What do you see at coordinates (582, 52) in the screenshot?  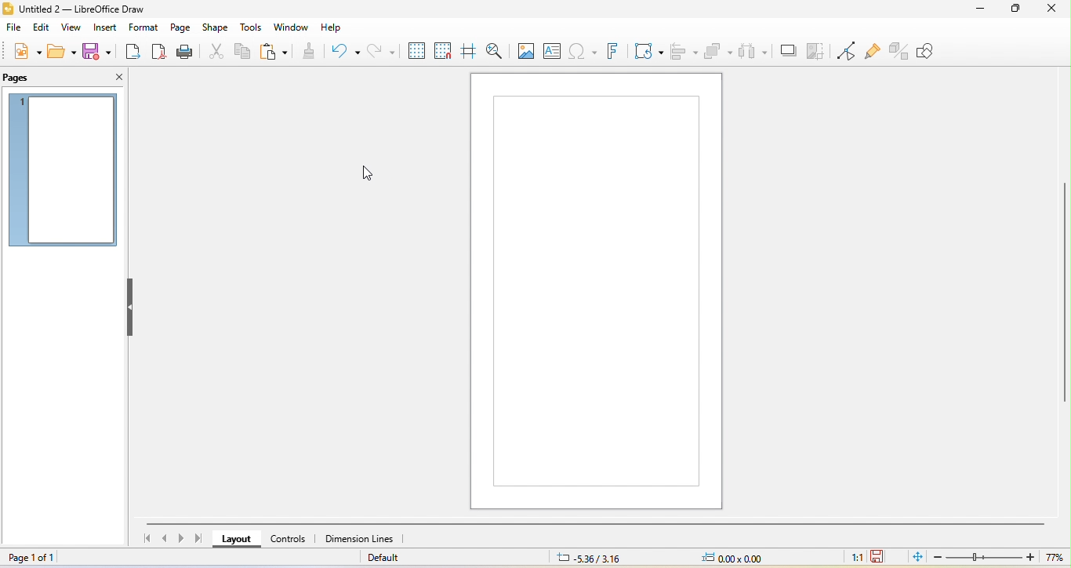 I see `special character` at bounding box center [582, 52].